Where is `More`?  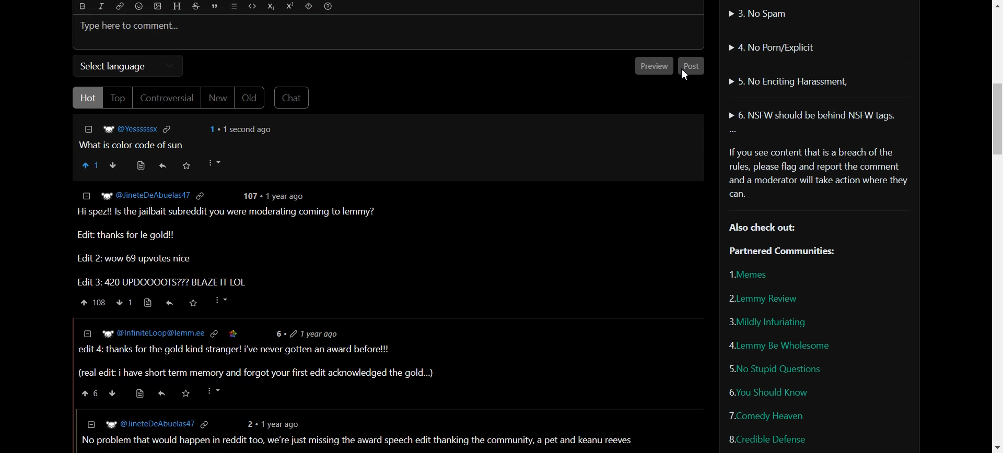 More is located at coordinates (734, 132).